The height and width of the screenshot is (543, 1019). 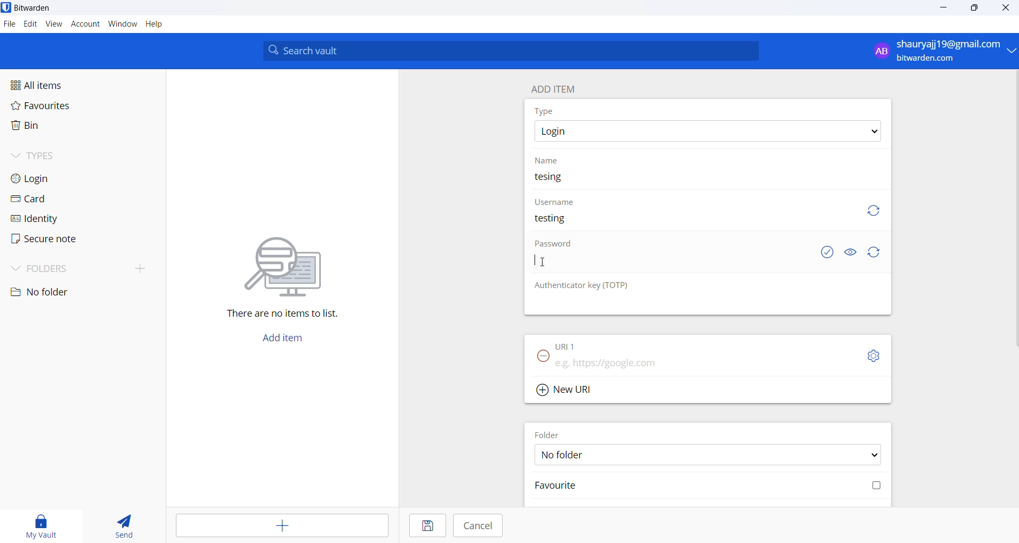 What do you see at coordinates (575, 344) in the screenshot?
I see `URL1` at bounding box center [575, 344].